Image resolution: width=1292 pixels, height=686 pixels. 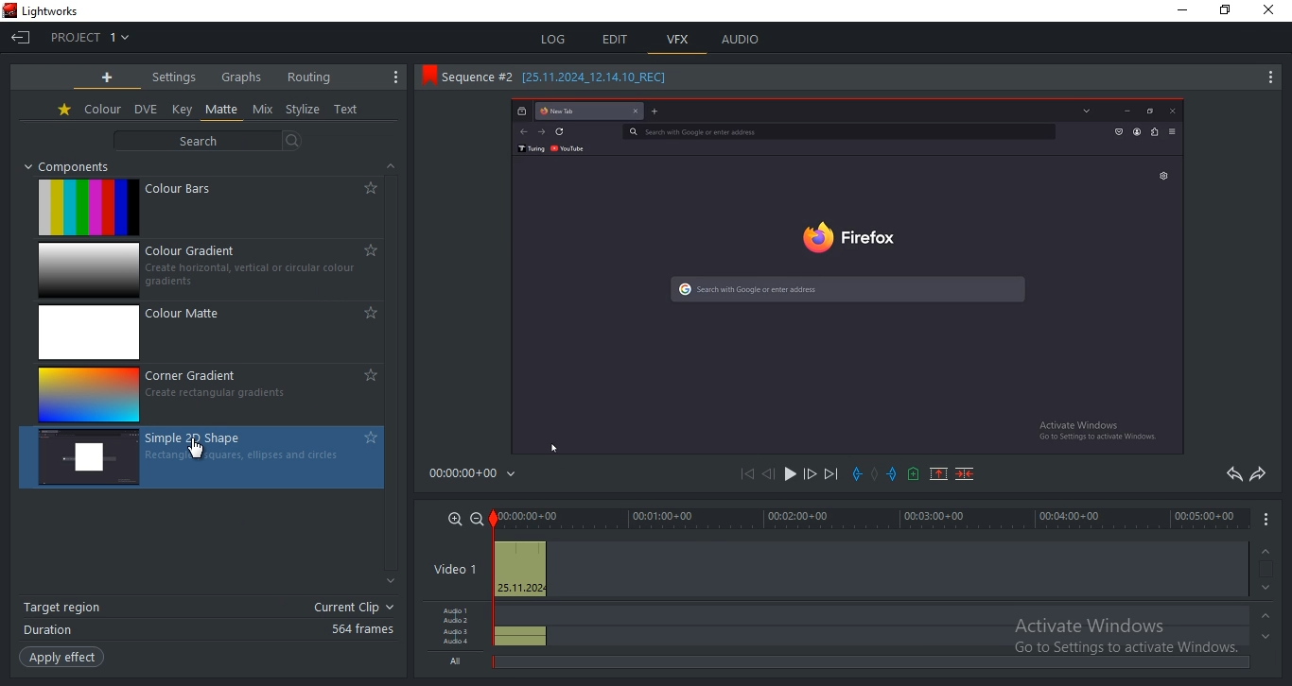 What do you see at coordinates (478, 518) in the screenshot?
I see `zoom out` at bounding box center [478, 518].